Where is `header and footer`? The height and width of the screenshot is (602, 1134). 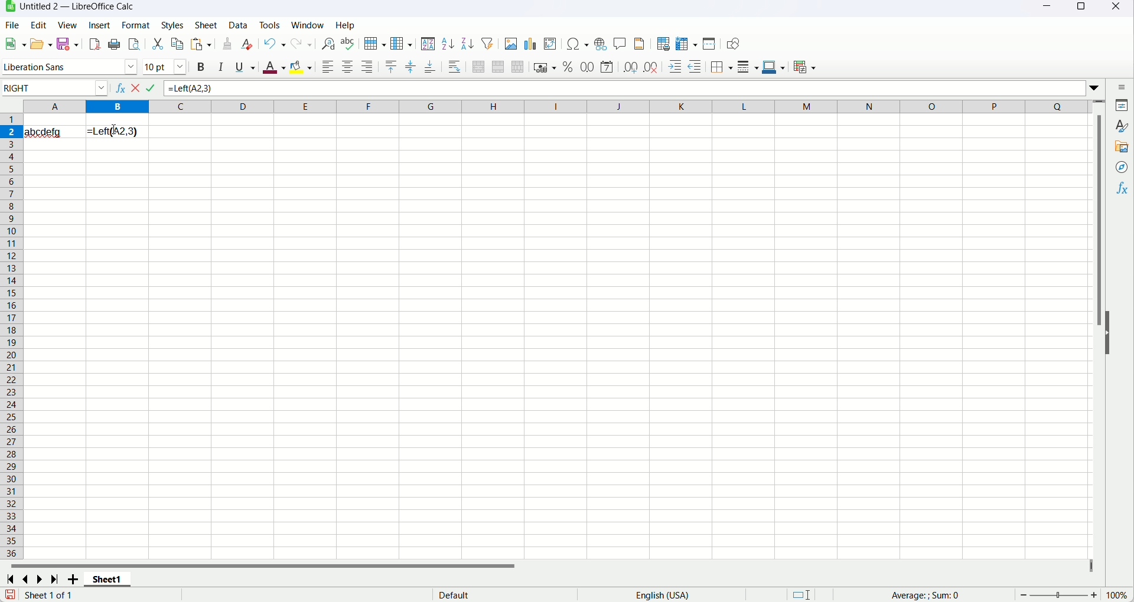
header and footer is located at coordinates (639, 44).